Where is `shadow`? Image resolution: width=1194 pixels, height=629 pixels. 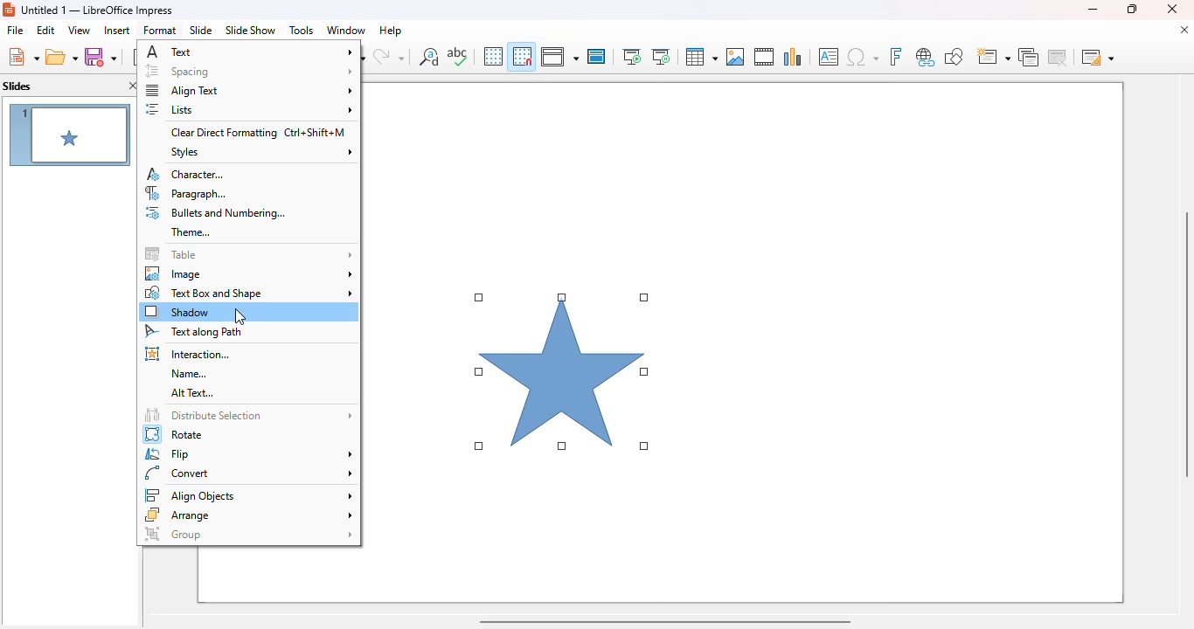 shadow is located at coordinates (178, 312).